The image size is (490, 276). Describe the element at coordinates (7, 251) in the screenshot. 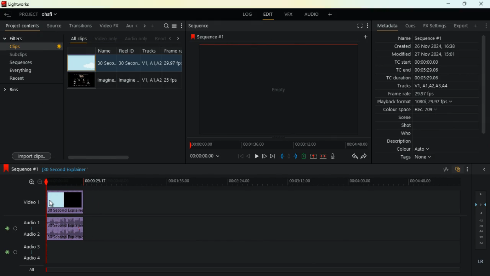

I see `toggle` at that location.